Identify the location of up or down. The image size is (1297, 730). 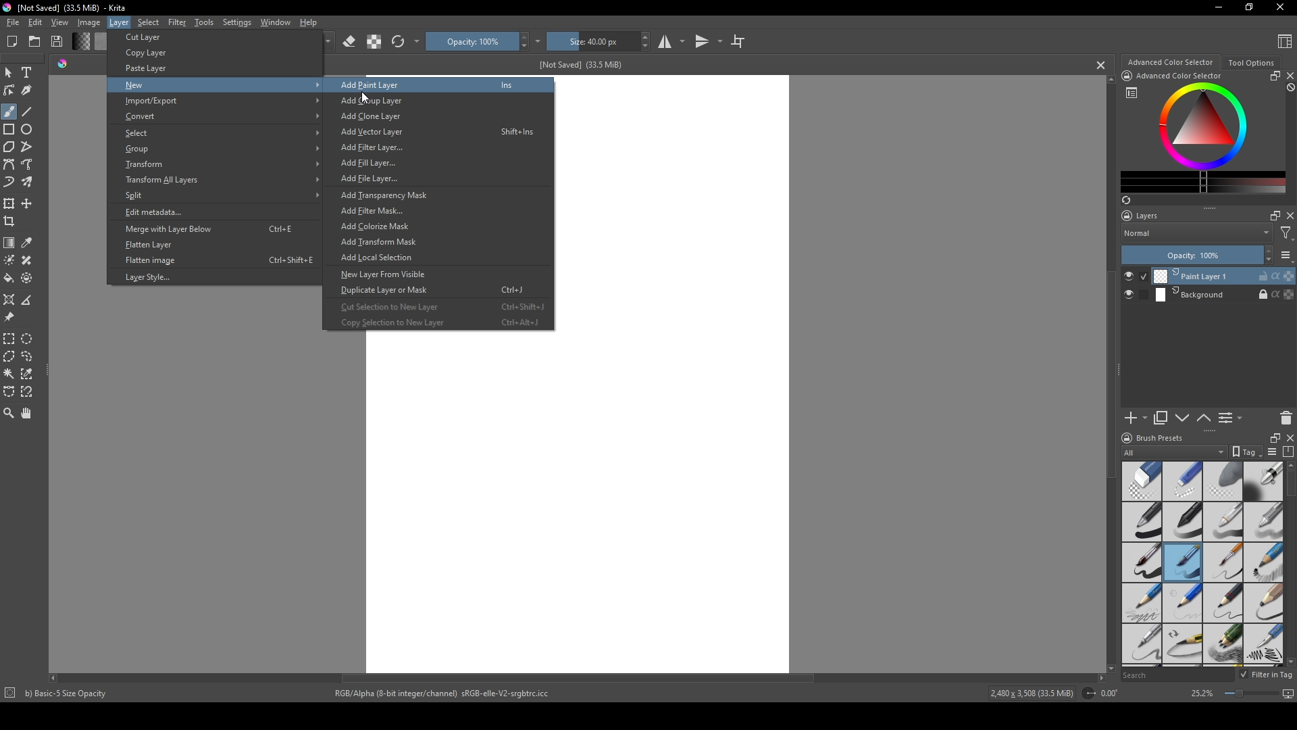
(1204, 418).